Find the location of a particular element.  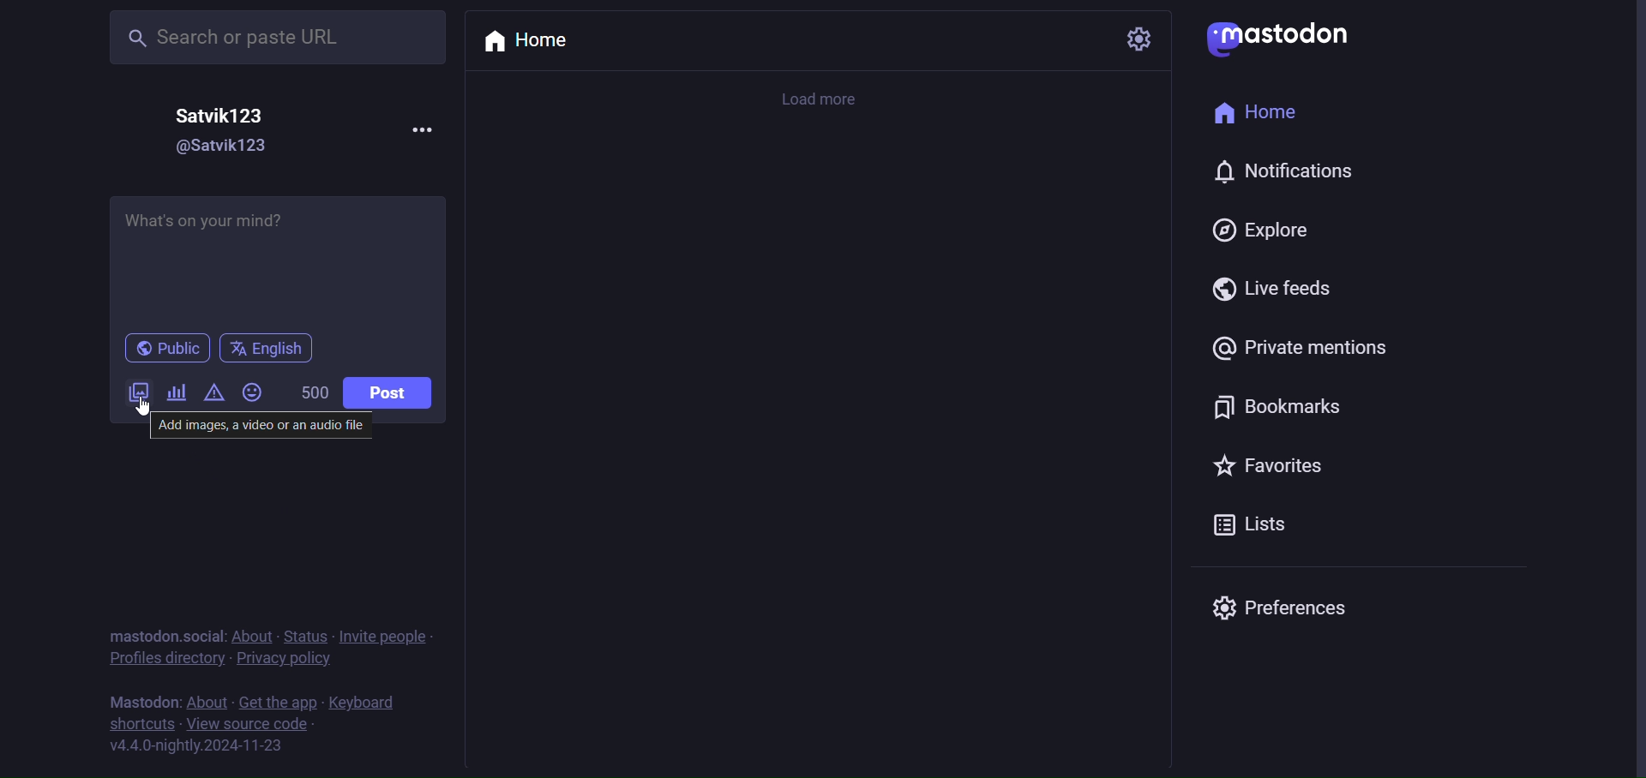

home is located at coordinates (533, 43).